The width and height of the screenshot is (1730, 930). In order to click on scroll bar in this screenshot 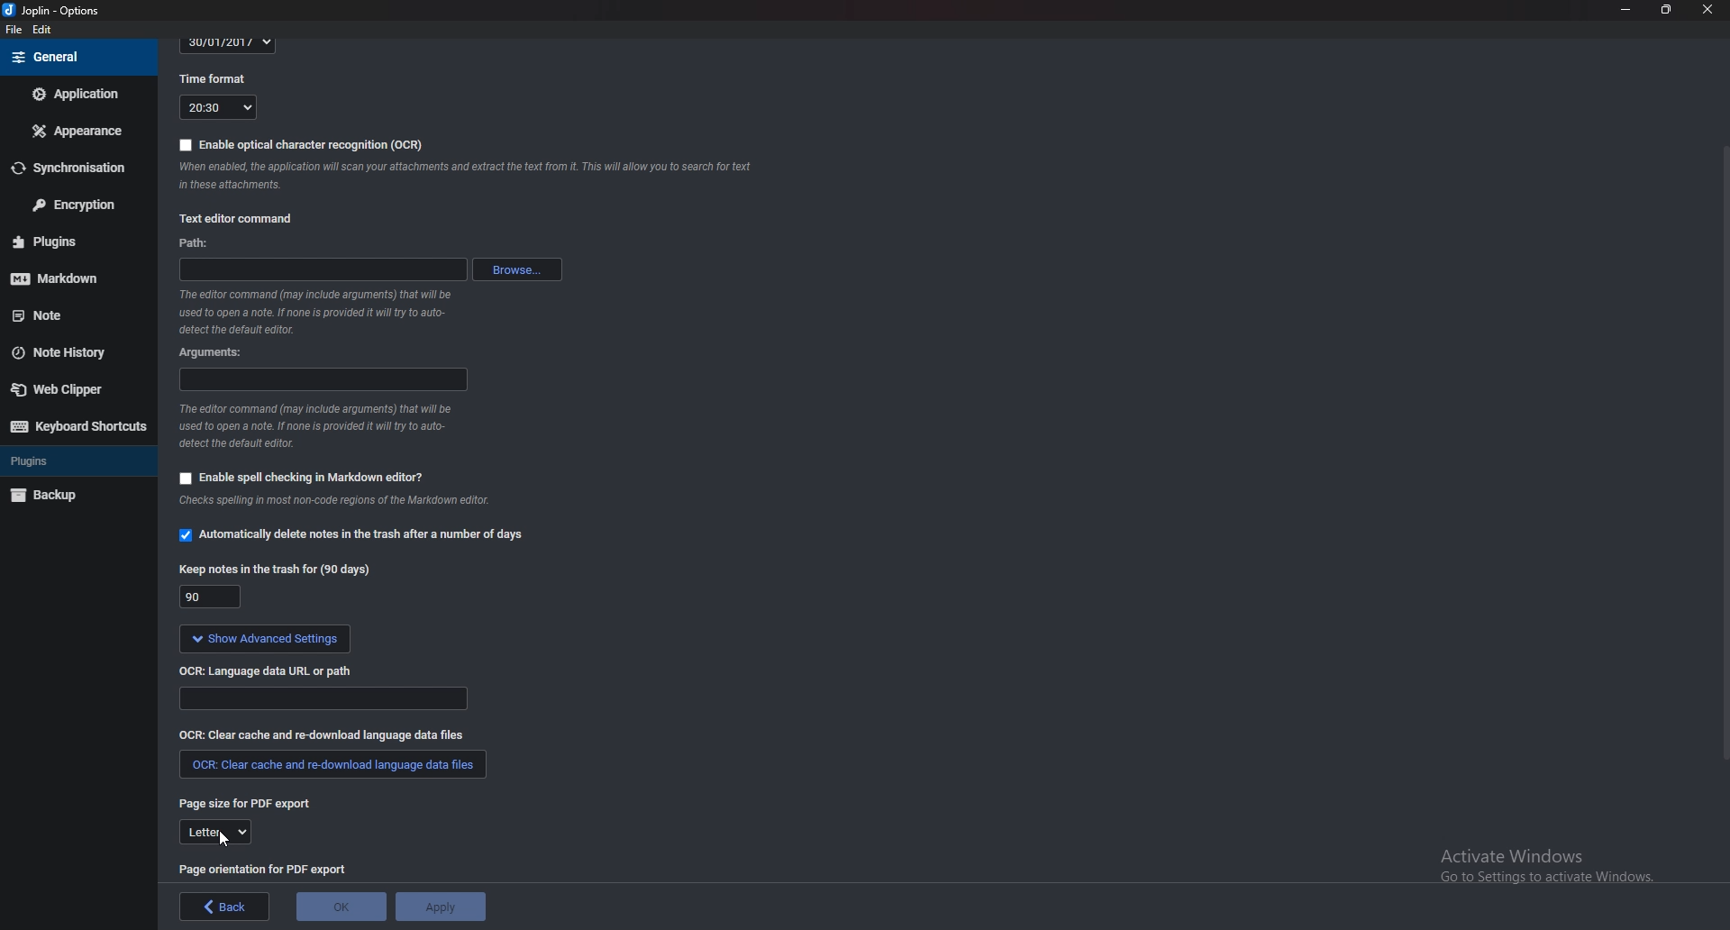, I will do `click(1723, 451)`.